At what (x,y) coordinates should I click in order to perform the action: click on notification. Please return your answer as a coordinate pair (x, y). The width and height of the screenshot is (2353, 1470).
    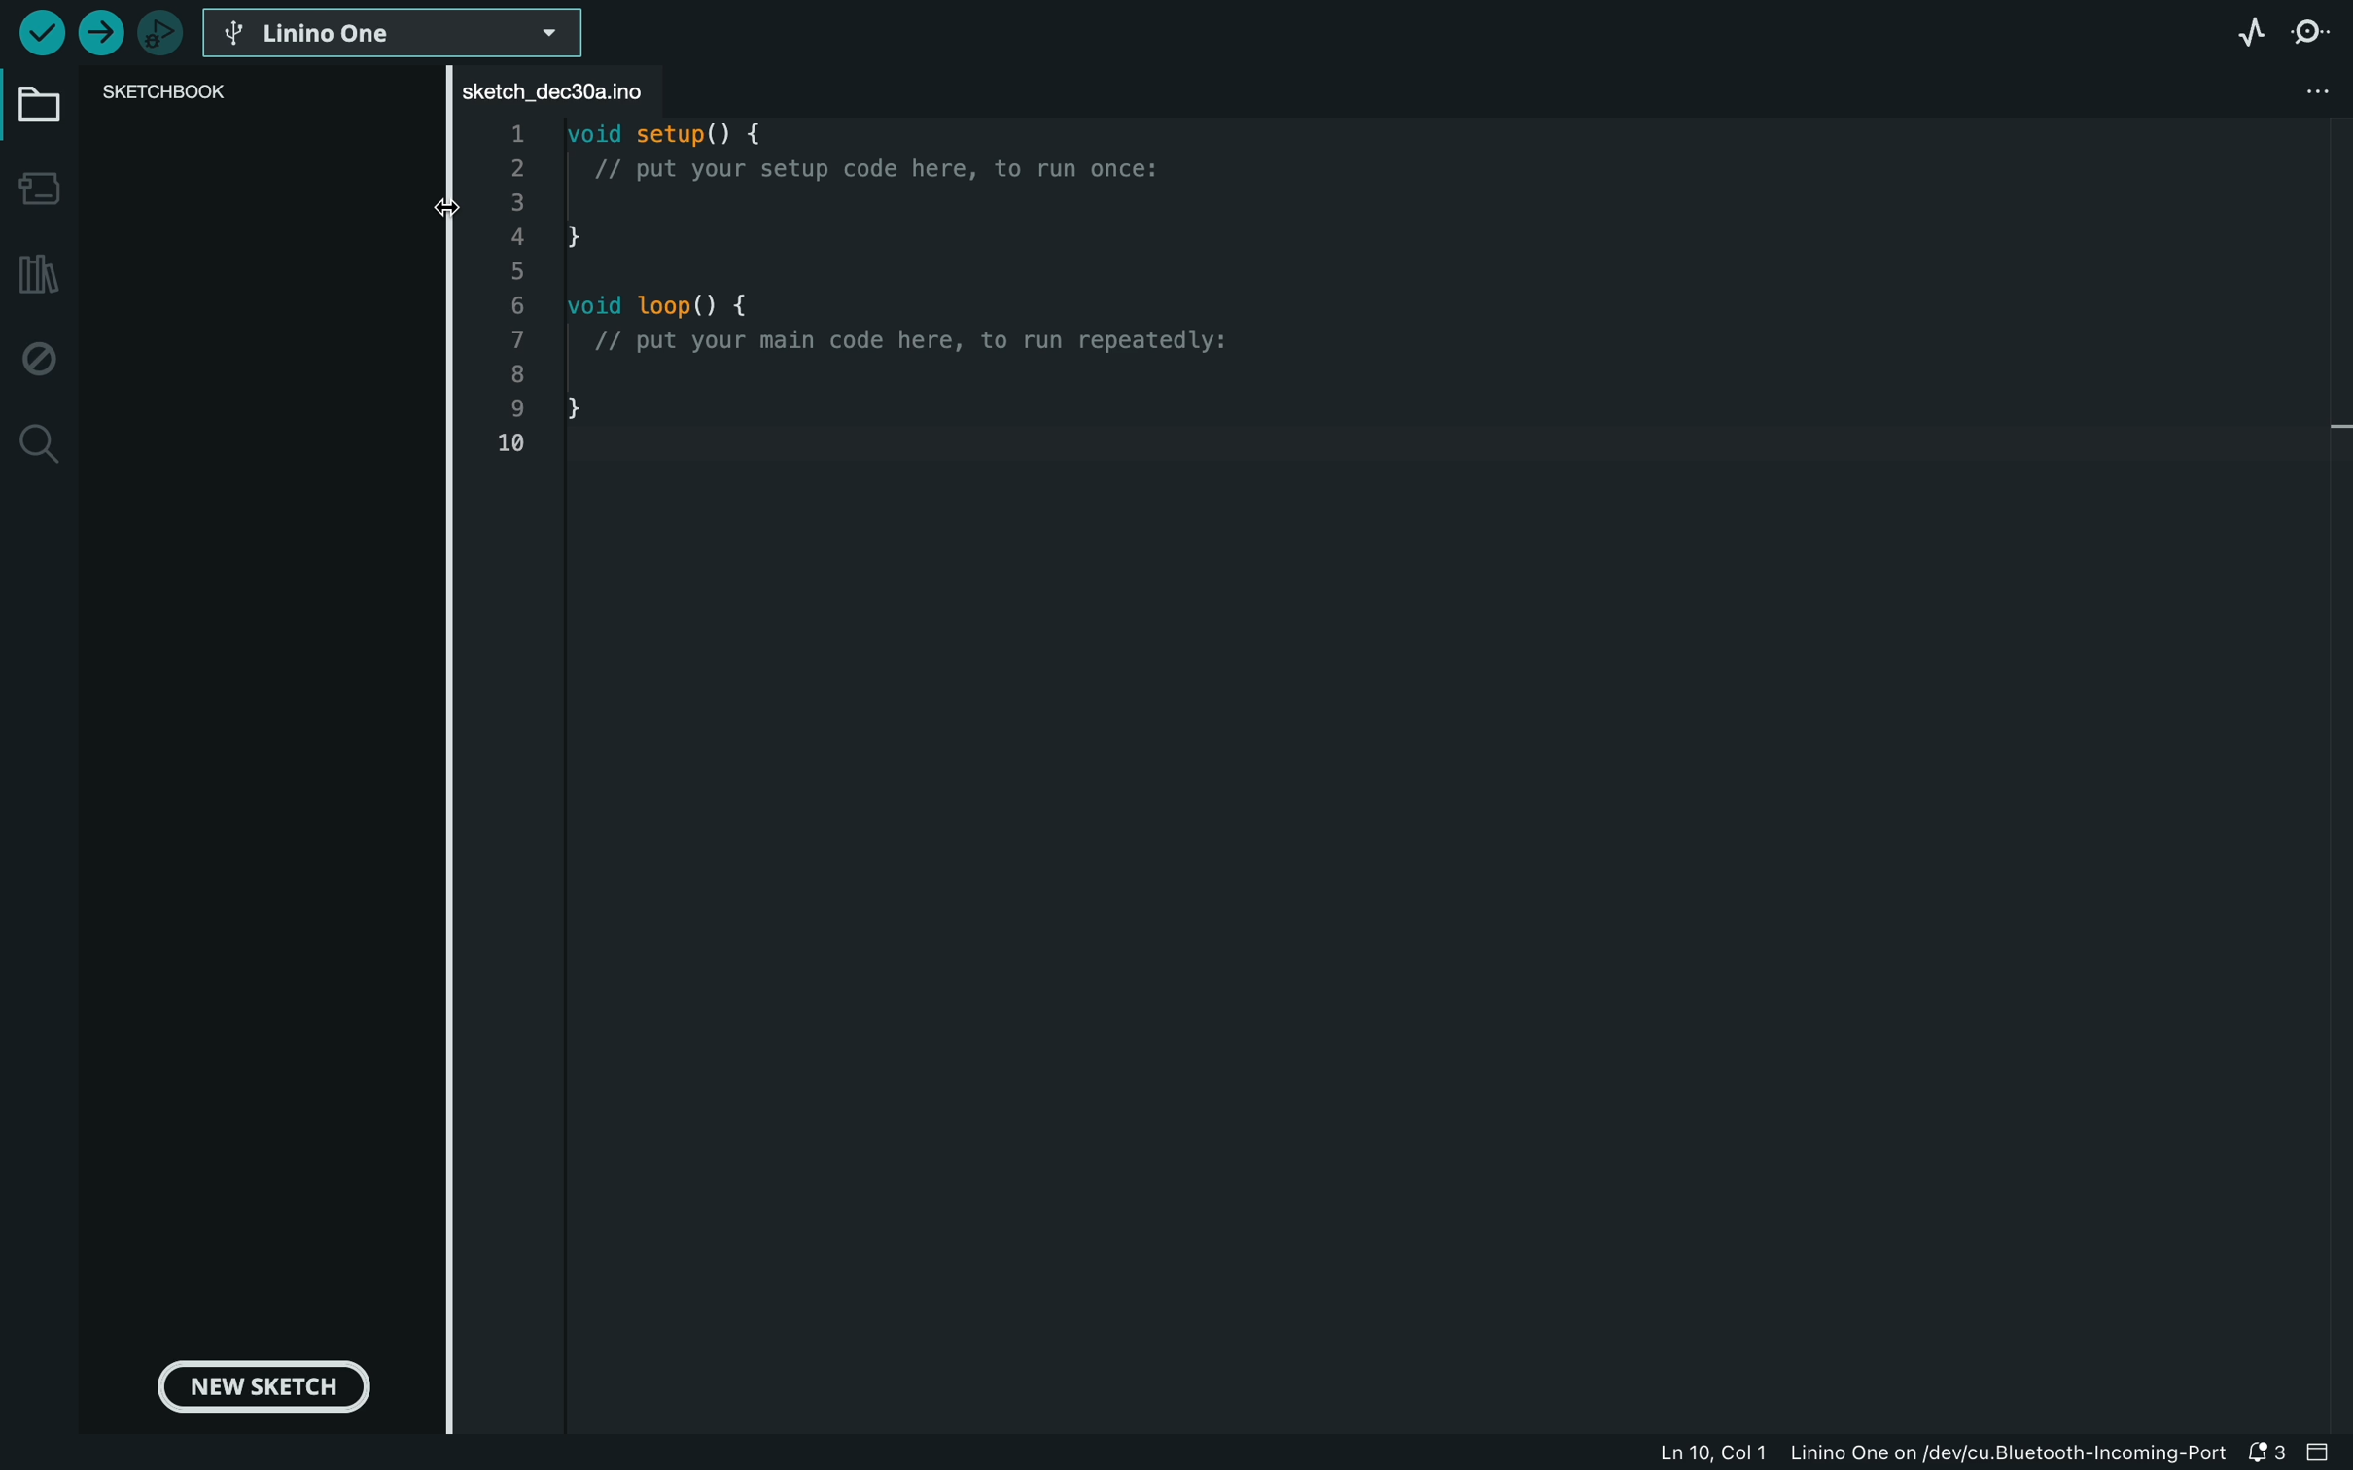
    Looking at the image, I should click on (2264, 1453).